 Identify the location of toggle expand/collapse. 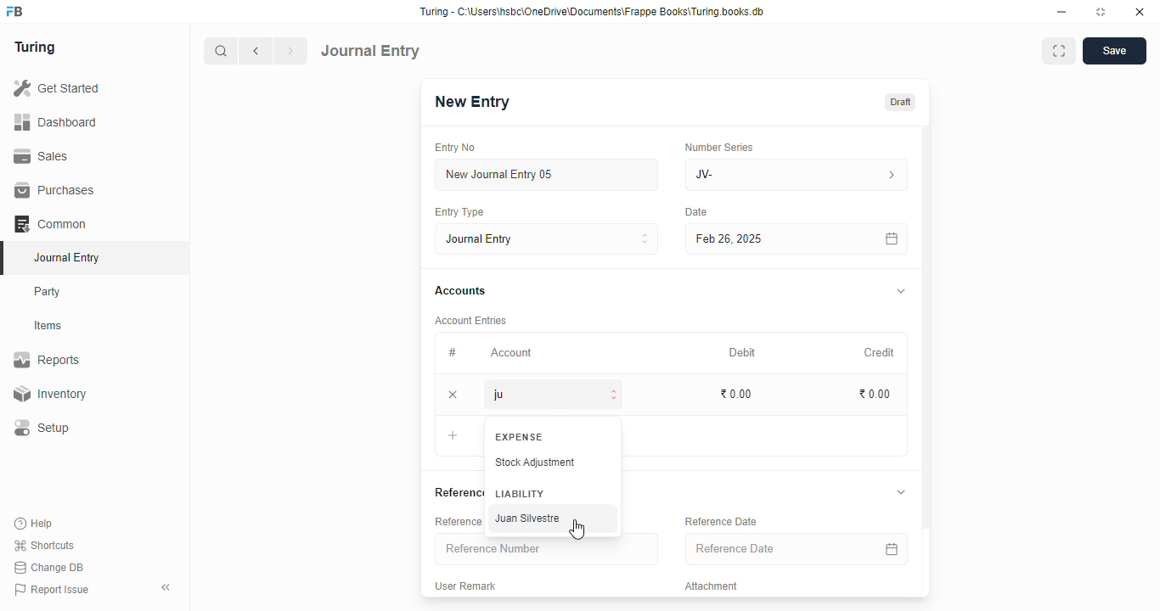
(901, 492).